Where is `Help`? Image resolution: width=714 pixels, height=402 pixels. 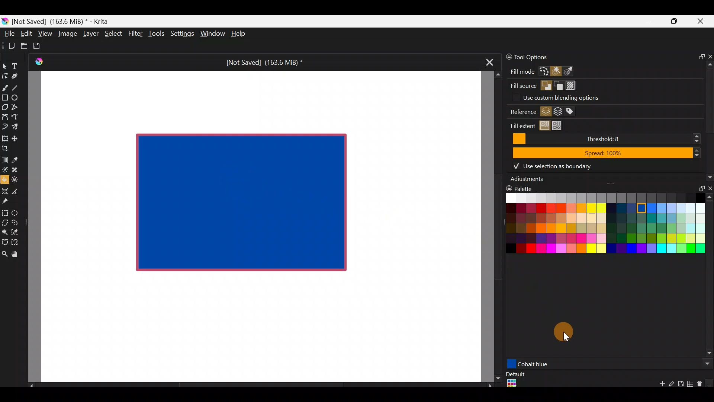 Help is located at coordinates (240, 34).